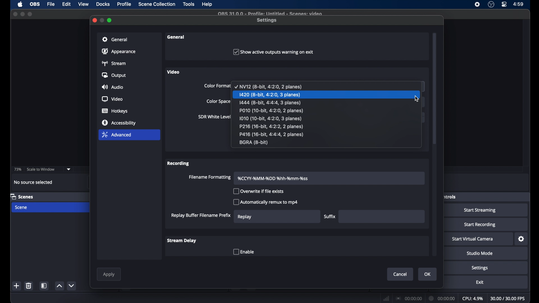 The width and height of the screenshot is (539, 303). What do you see at coordinates (66, 4) in the screenshot?
I see `edit` at bounding box center [66, 4].